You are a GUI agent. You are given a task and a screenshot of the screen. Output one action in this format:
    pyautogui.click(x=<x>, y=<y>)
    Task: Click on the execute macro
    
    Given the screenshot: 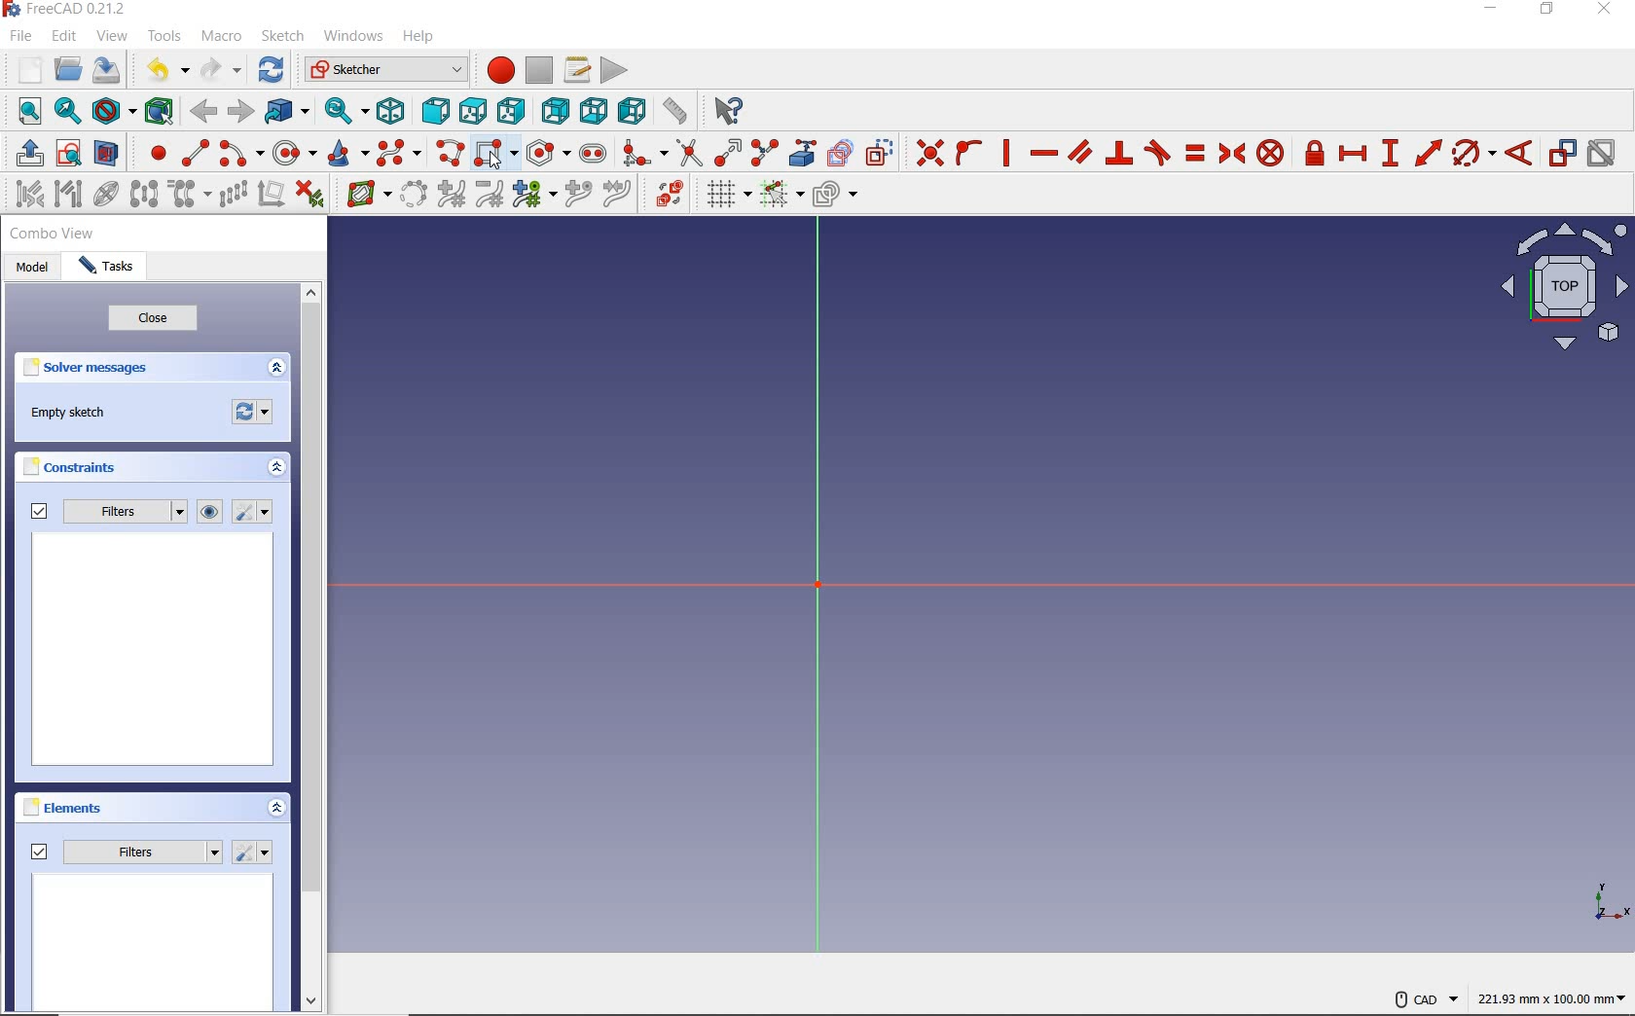 What is the action you would take?
    pyautogui.click(x=614, y=70)
    